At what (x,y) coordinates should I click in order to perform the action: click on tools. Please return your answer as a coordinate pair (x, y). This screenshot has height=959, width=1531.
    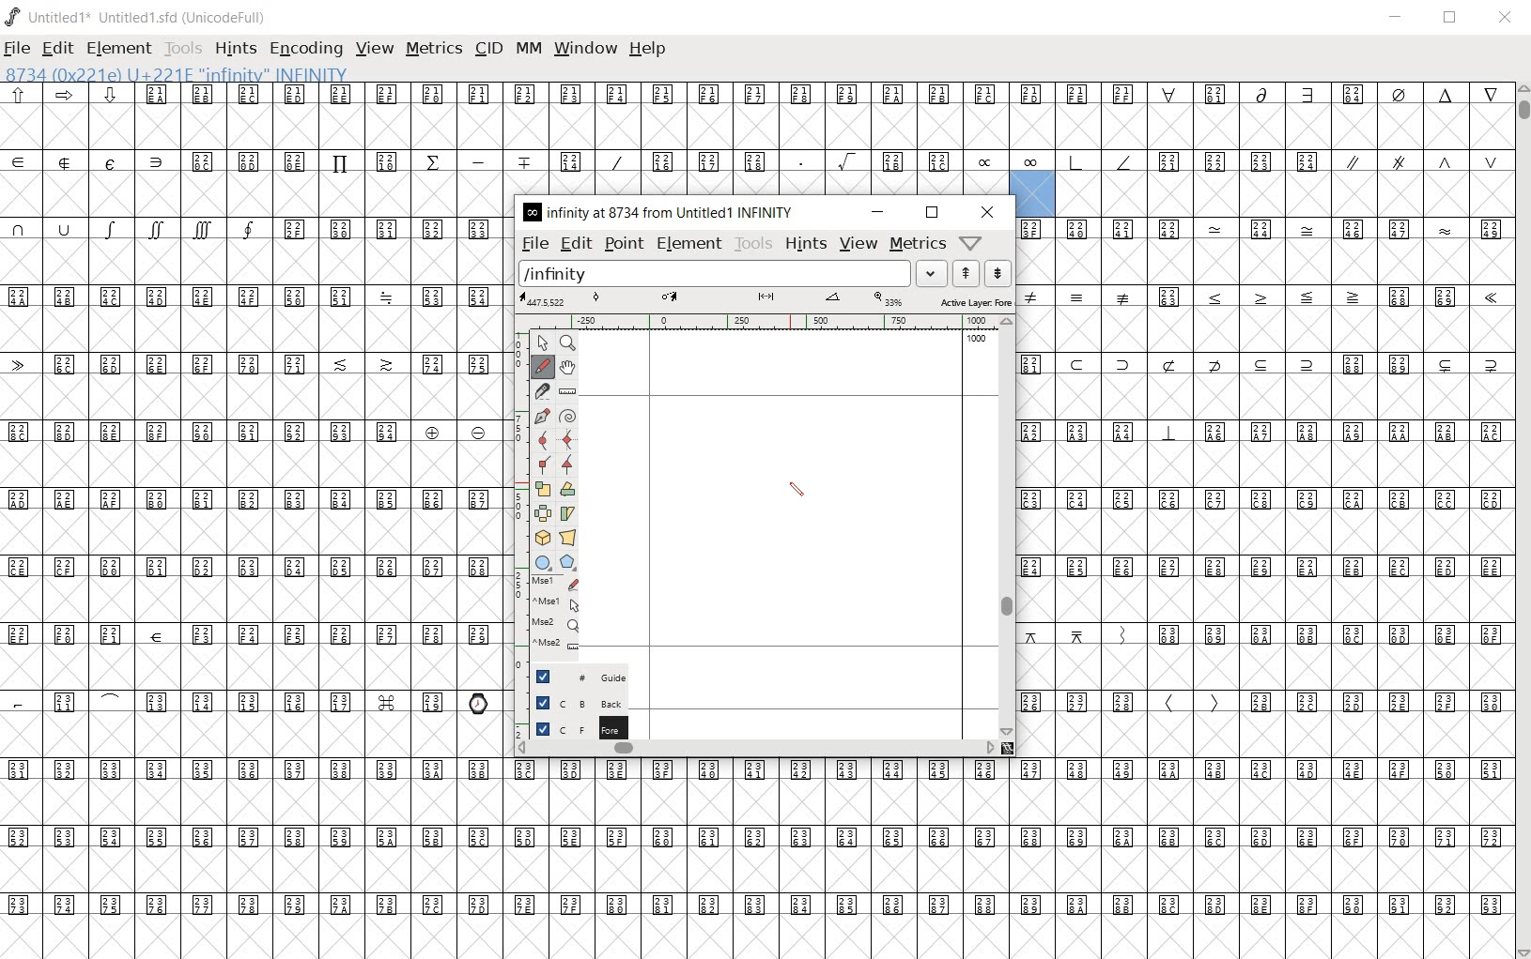
    Looking at the image, I should click on (752, 244).